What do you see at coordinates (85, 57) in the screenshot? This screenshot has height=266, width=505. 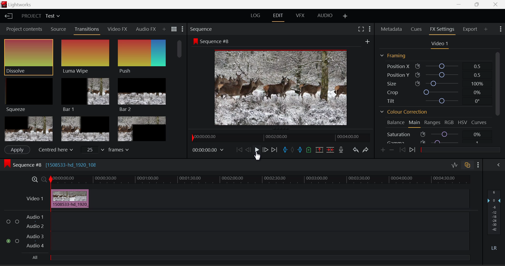 I see `Luma Wipe` at bounding box center [85, 57].